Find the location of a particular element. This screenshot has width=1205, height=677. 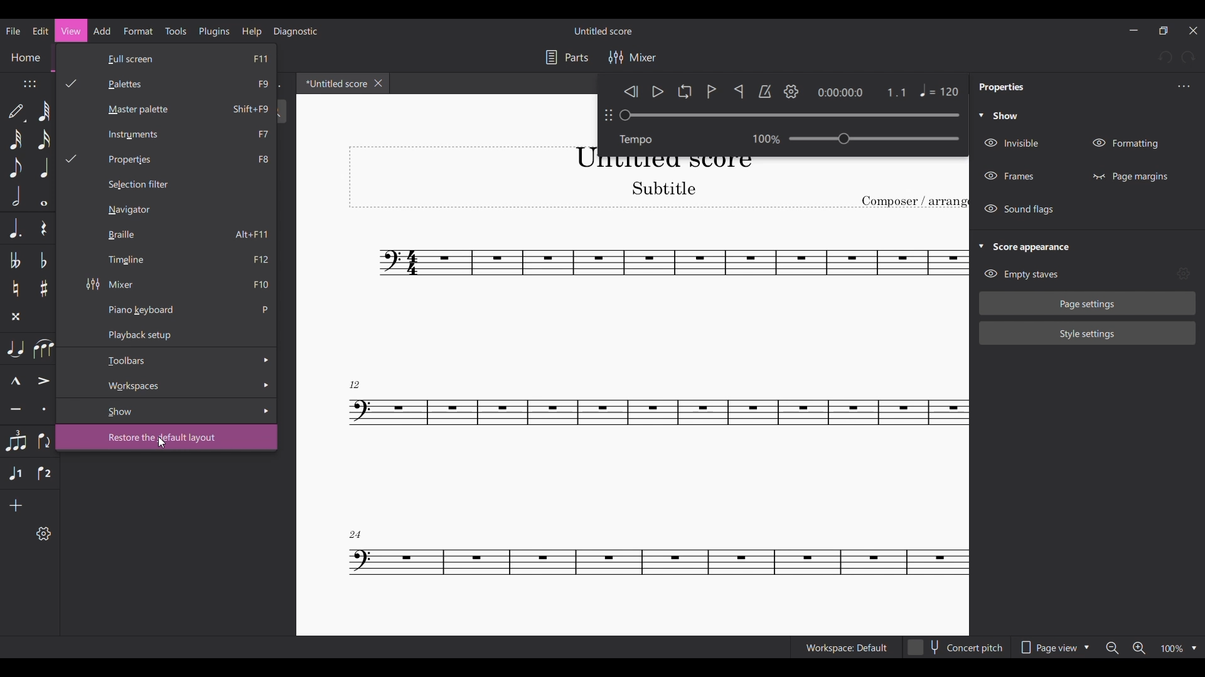

properties is located at coordinates (1001, 88).